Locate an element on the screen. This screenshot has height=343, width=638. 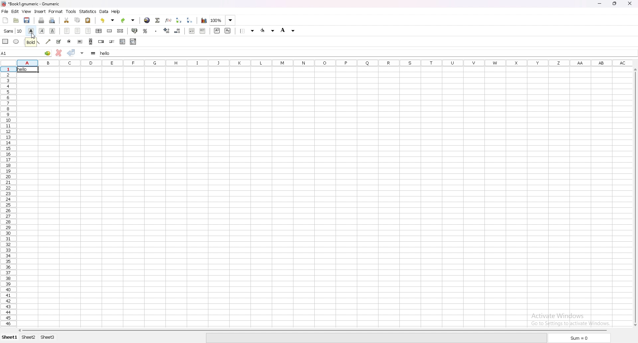
undo is located at coordinates (107, 21).